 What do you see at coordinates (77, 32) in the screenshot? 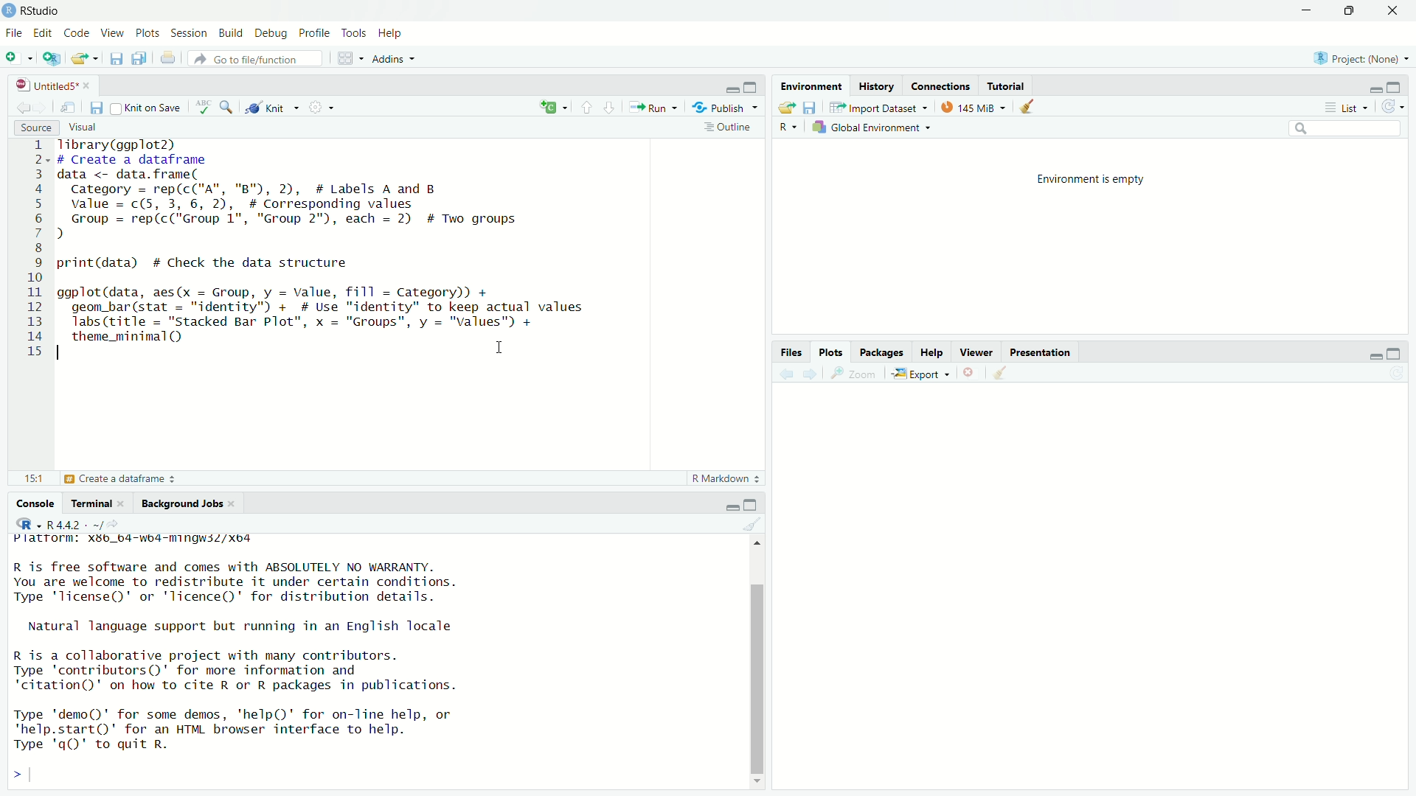
I see `Code` at bounding box center [77, 32].